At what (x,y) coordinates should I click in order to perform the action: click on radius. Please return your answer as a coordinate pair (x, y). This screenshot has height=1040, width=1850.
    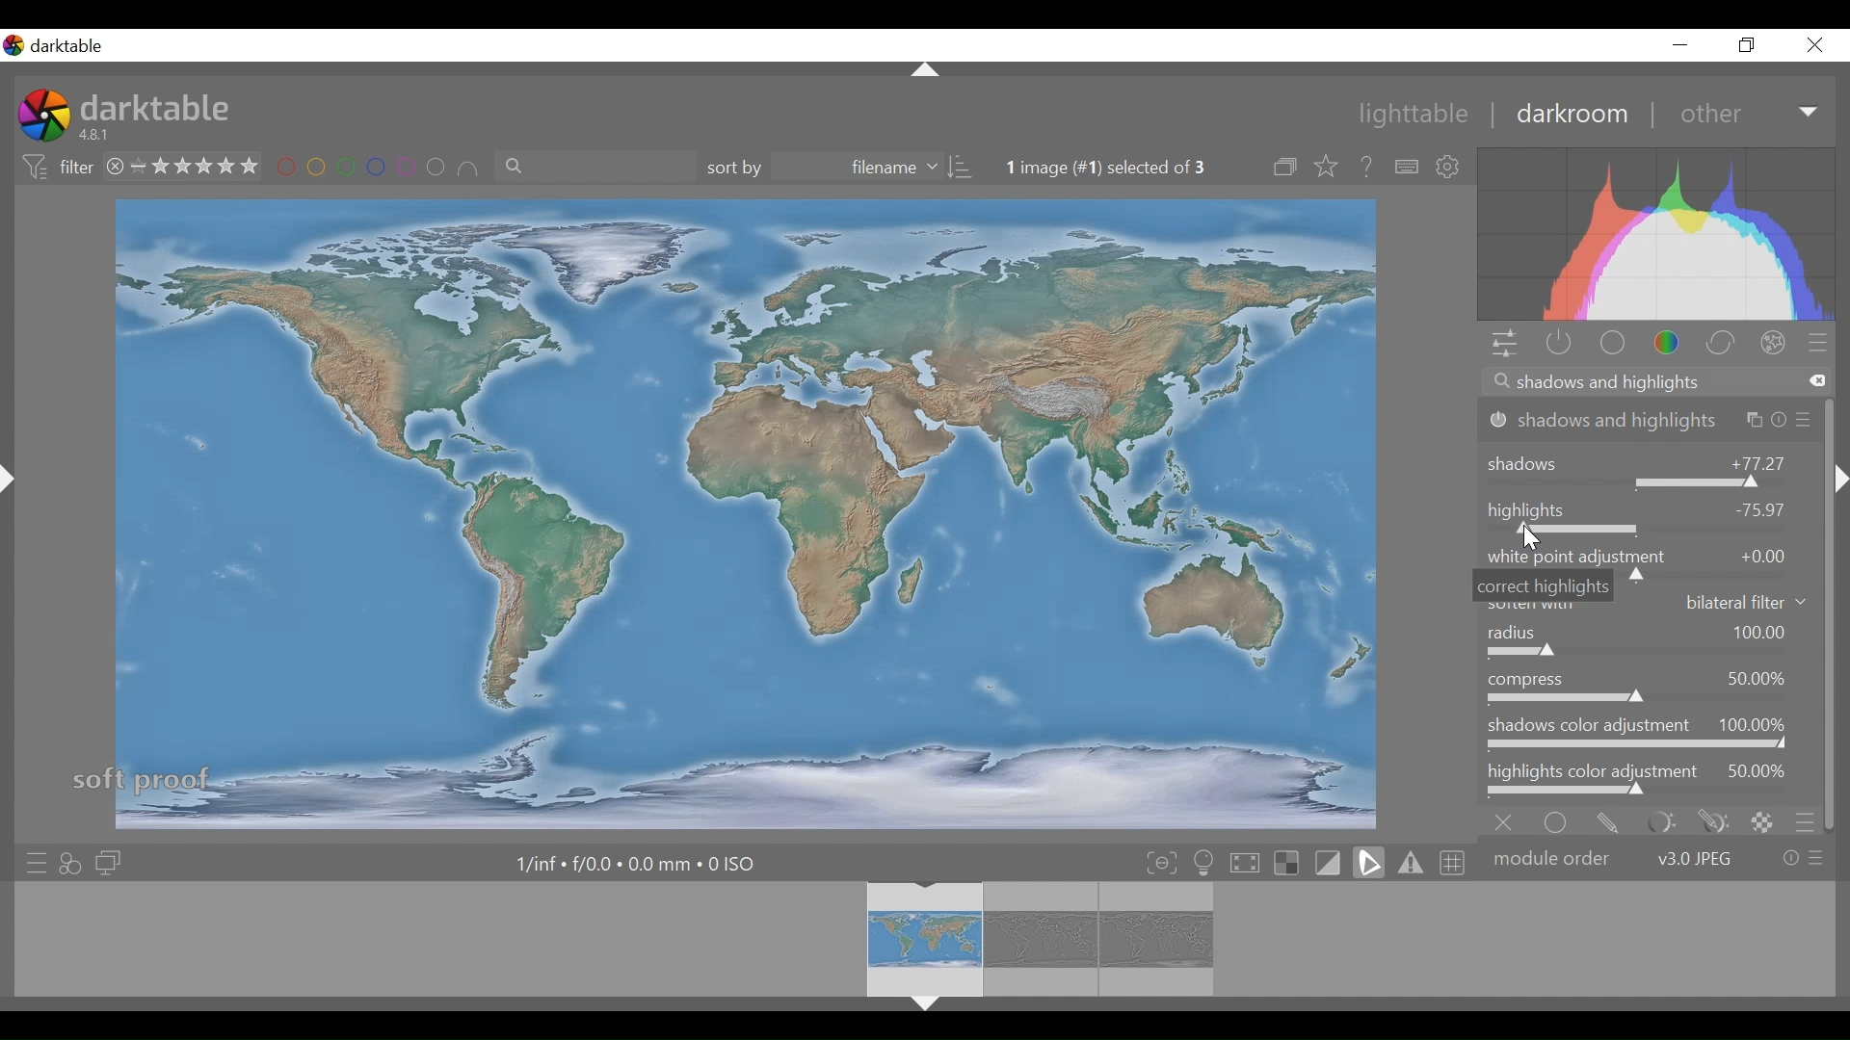
    Looking at the image, I should click on (1651, 642).